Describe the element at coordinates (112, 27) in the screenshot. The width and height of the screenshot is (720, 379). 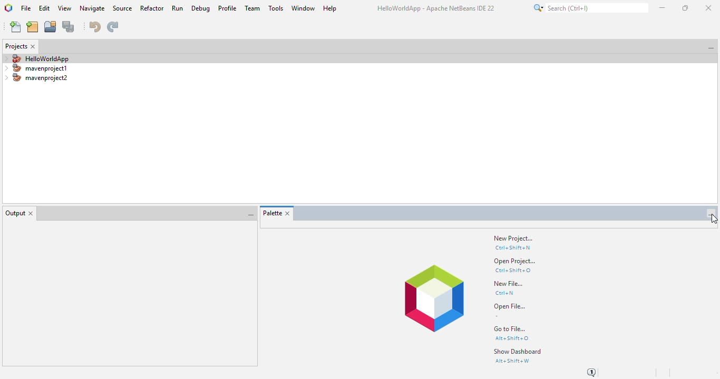
I see `redo` at that location.